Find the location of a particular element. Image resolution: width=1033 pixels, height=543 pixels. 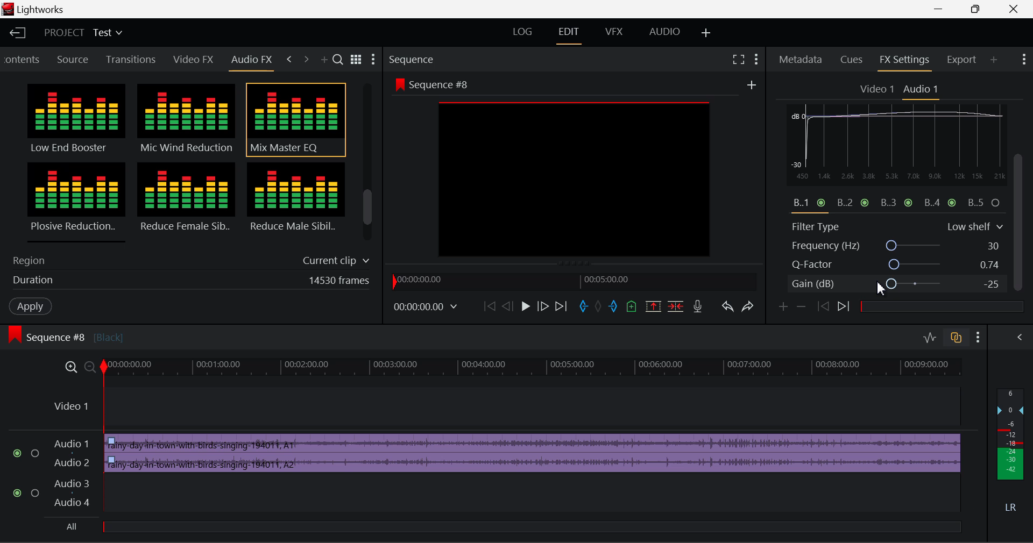

Show Audio Mix is located at coordinates (1018, 337).